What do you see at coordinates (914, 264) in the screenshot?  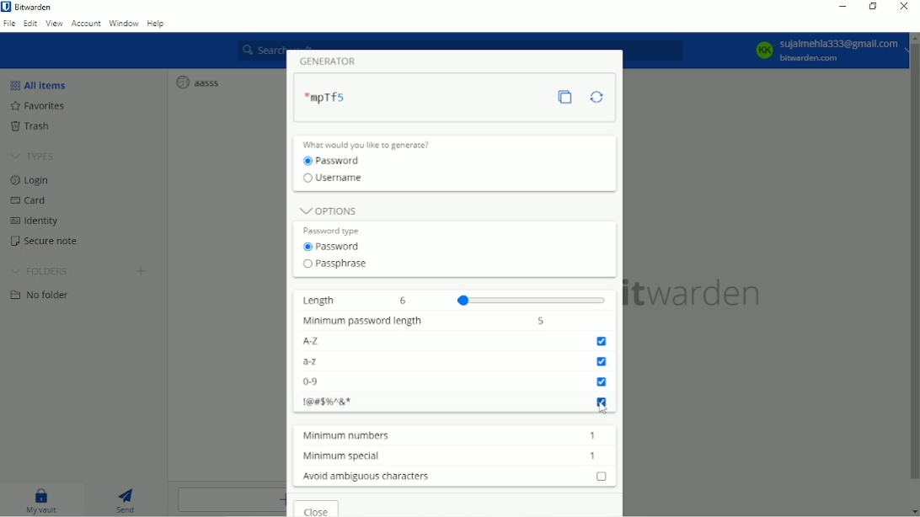 I see `Vertical scrollbar` at bounding box center [914, 264].